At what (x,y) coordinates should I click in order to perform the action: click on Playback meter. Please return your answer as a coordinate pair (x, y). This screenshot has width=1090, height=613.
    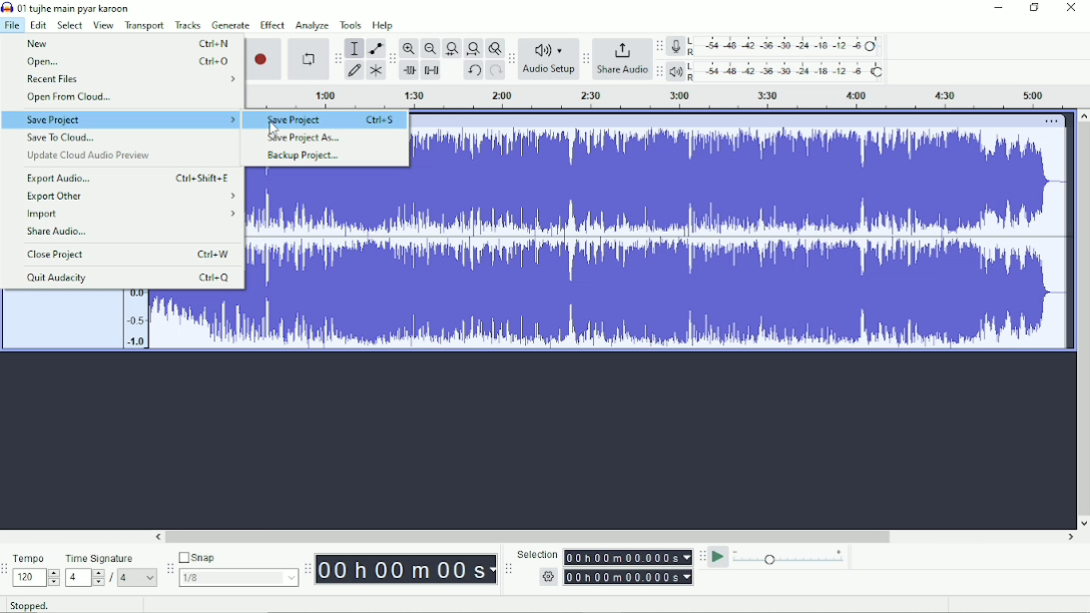
    Looking at the image, I should click on (780, 72).